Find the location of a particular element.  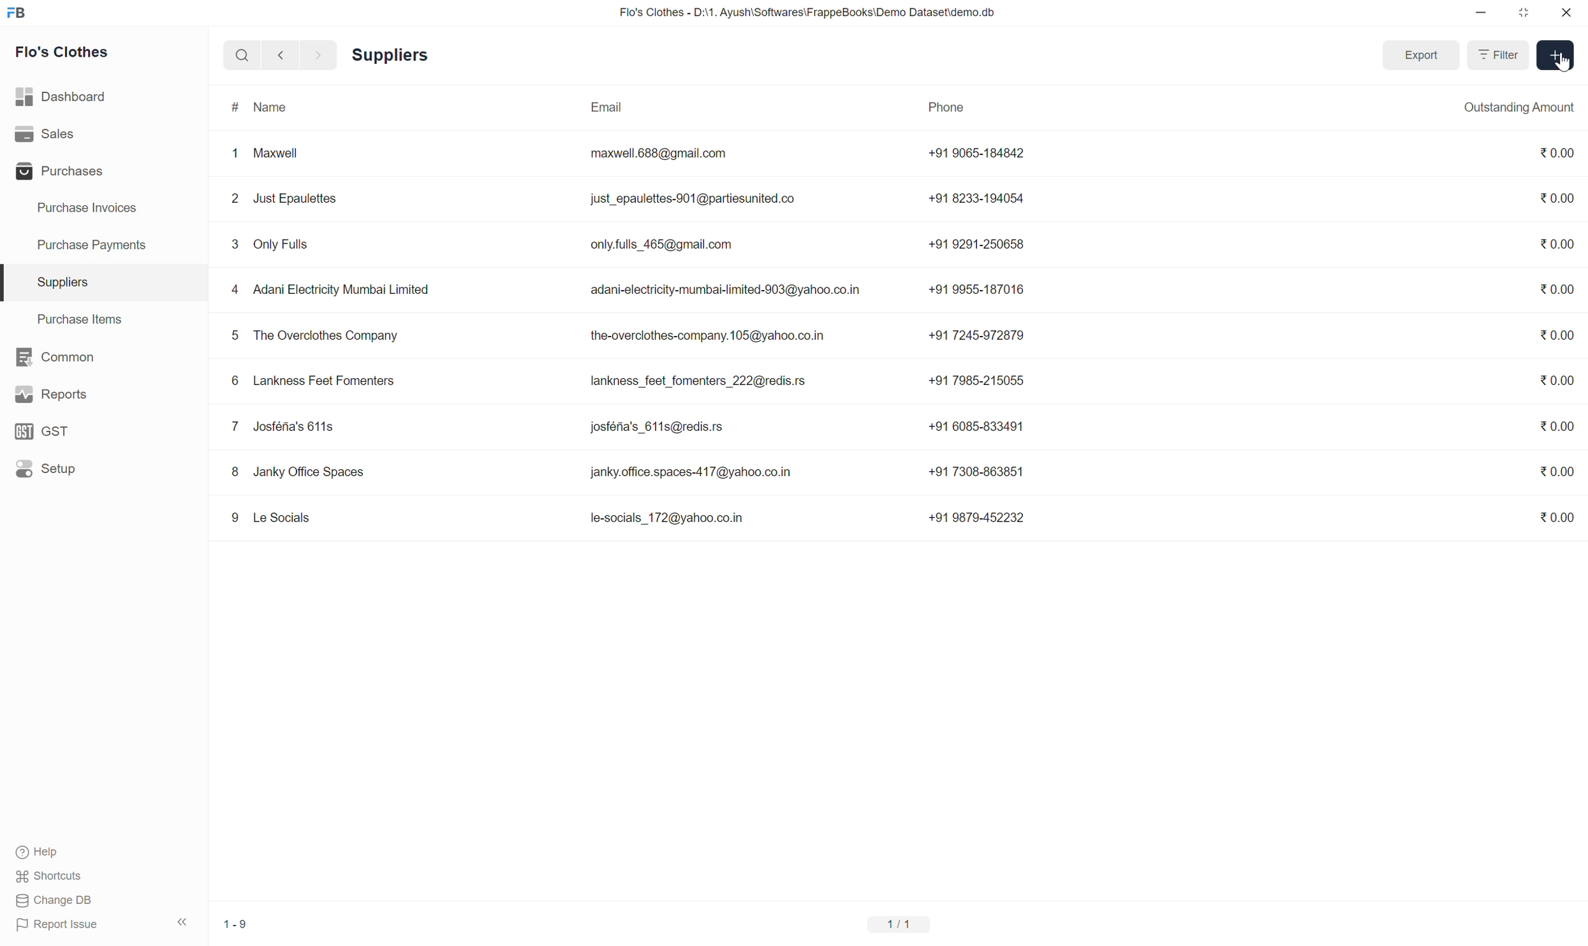

Search is located at coordinates (242, 55).